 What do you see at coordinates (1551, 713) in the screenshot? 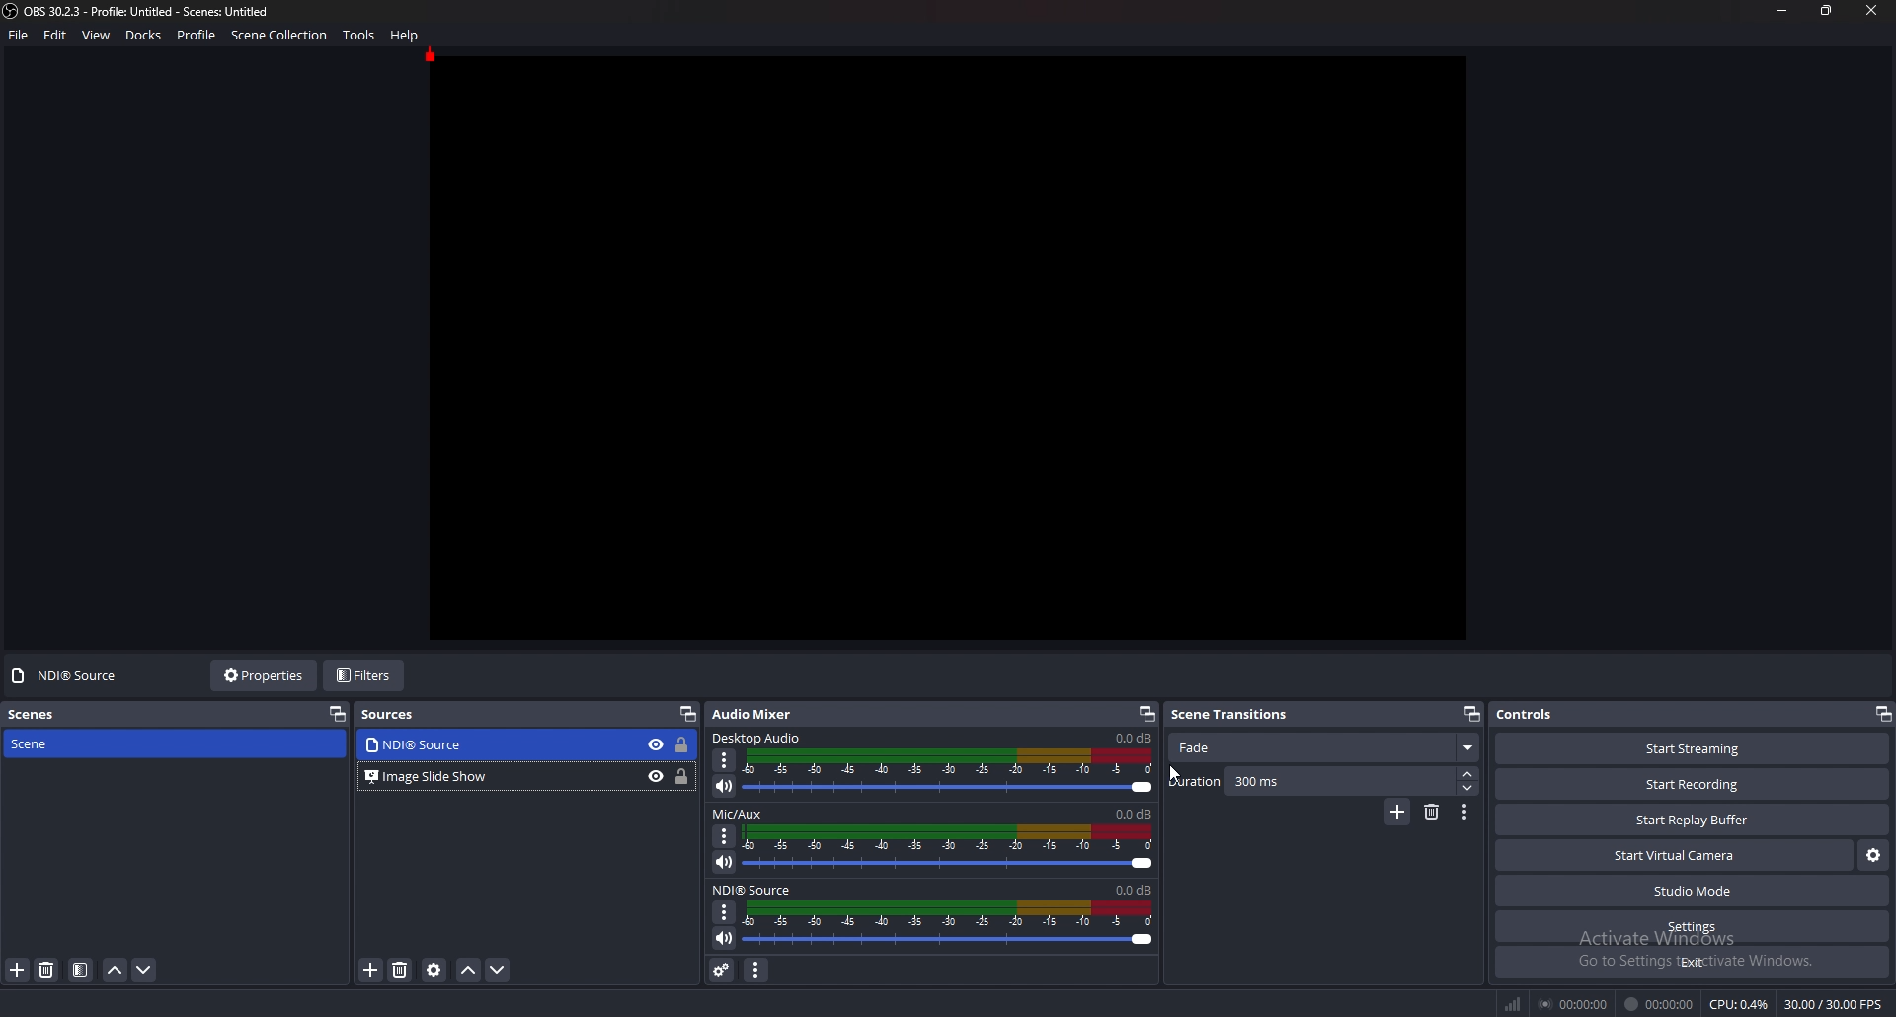
I see `controls` at bounding box center [1551, 713].